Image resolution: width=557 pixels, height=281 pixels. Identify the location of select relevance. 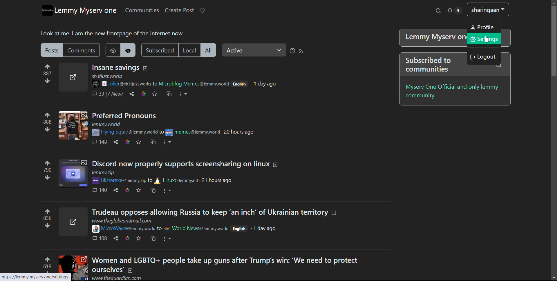
(254, 50).